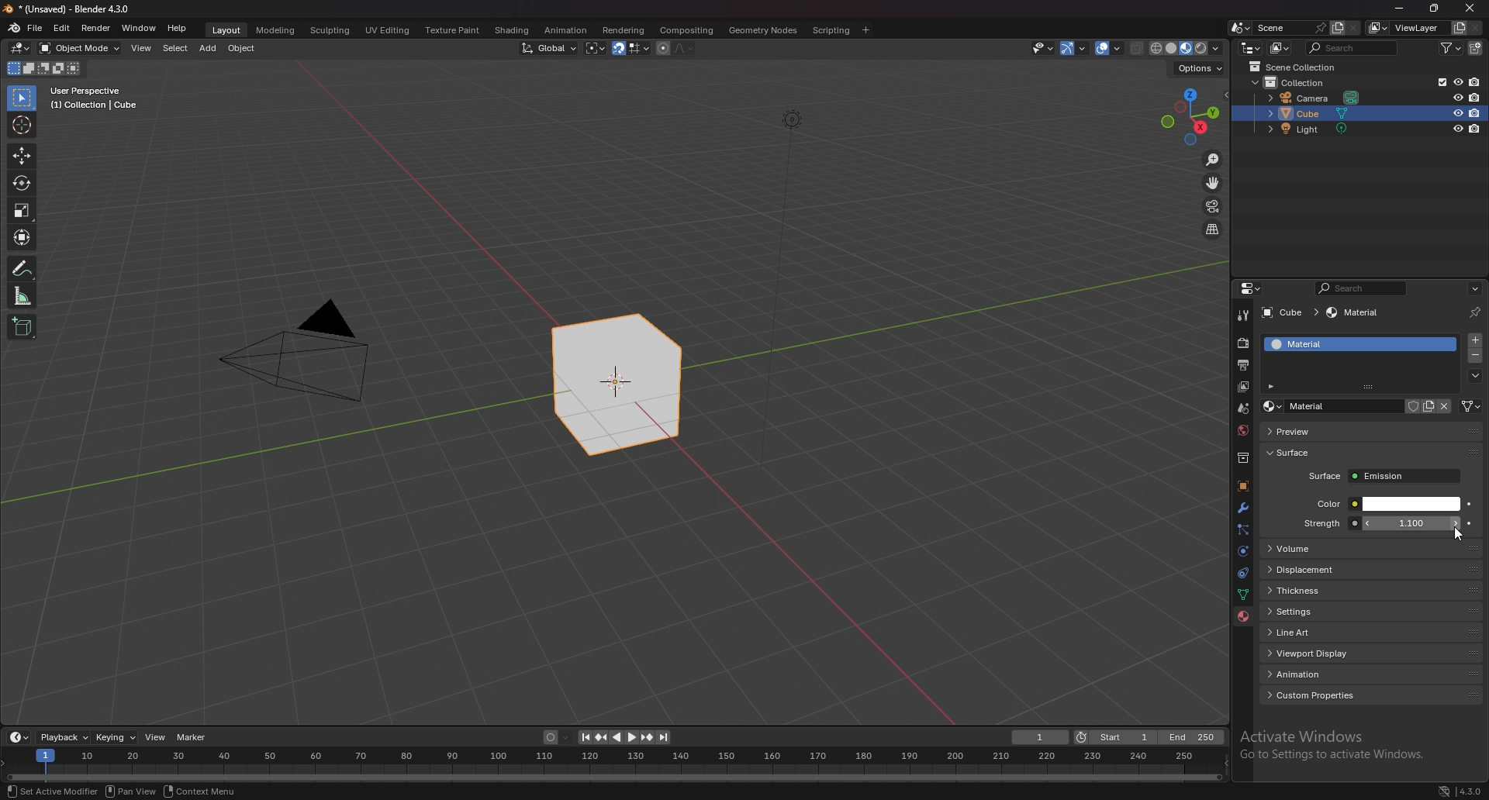 Image resolution: width=1489 pixels, height=800 pixels. Describe the element at coordinates (1355, 47) in the screenshot. I see `search` at that location.